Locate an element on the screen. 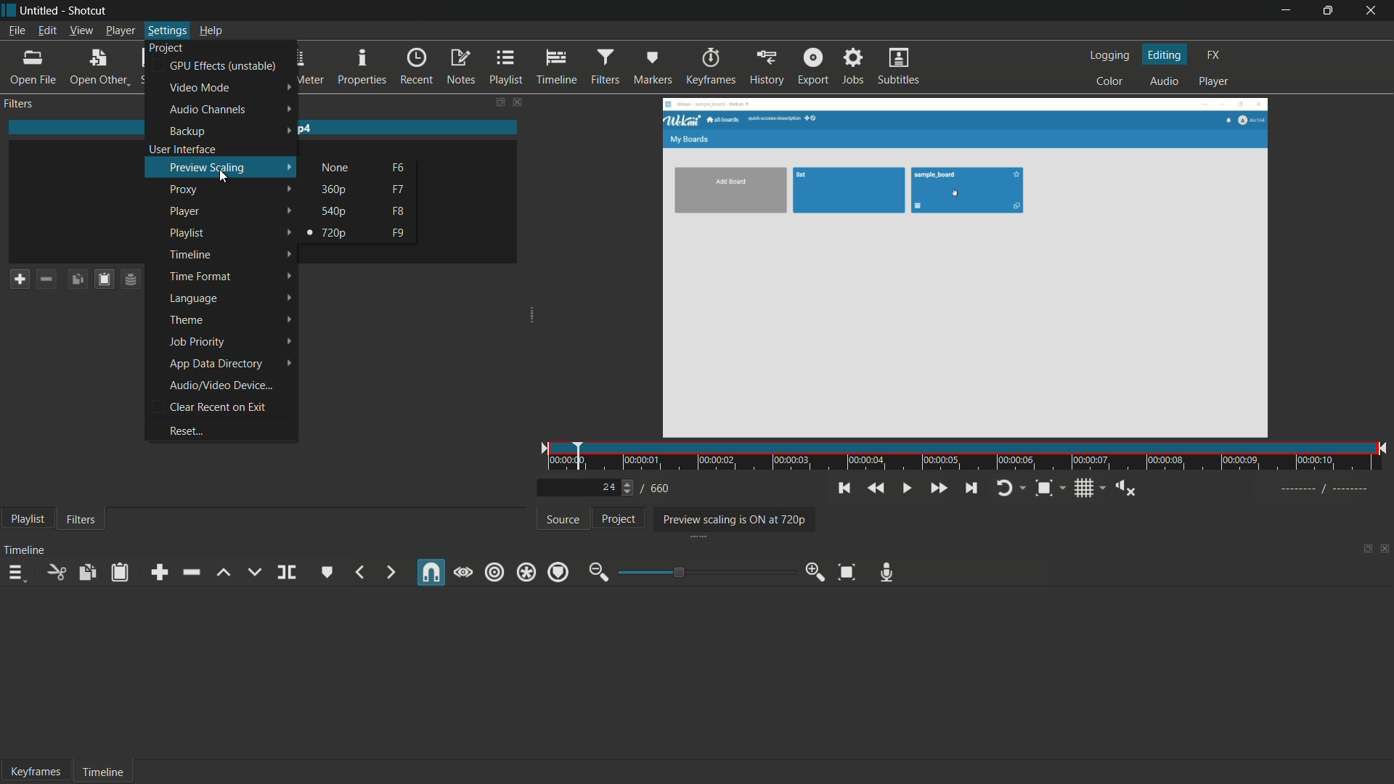  playlist is located at coordinates (25, 520).